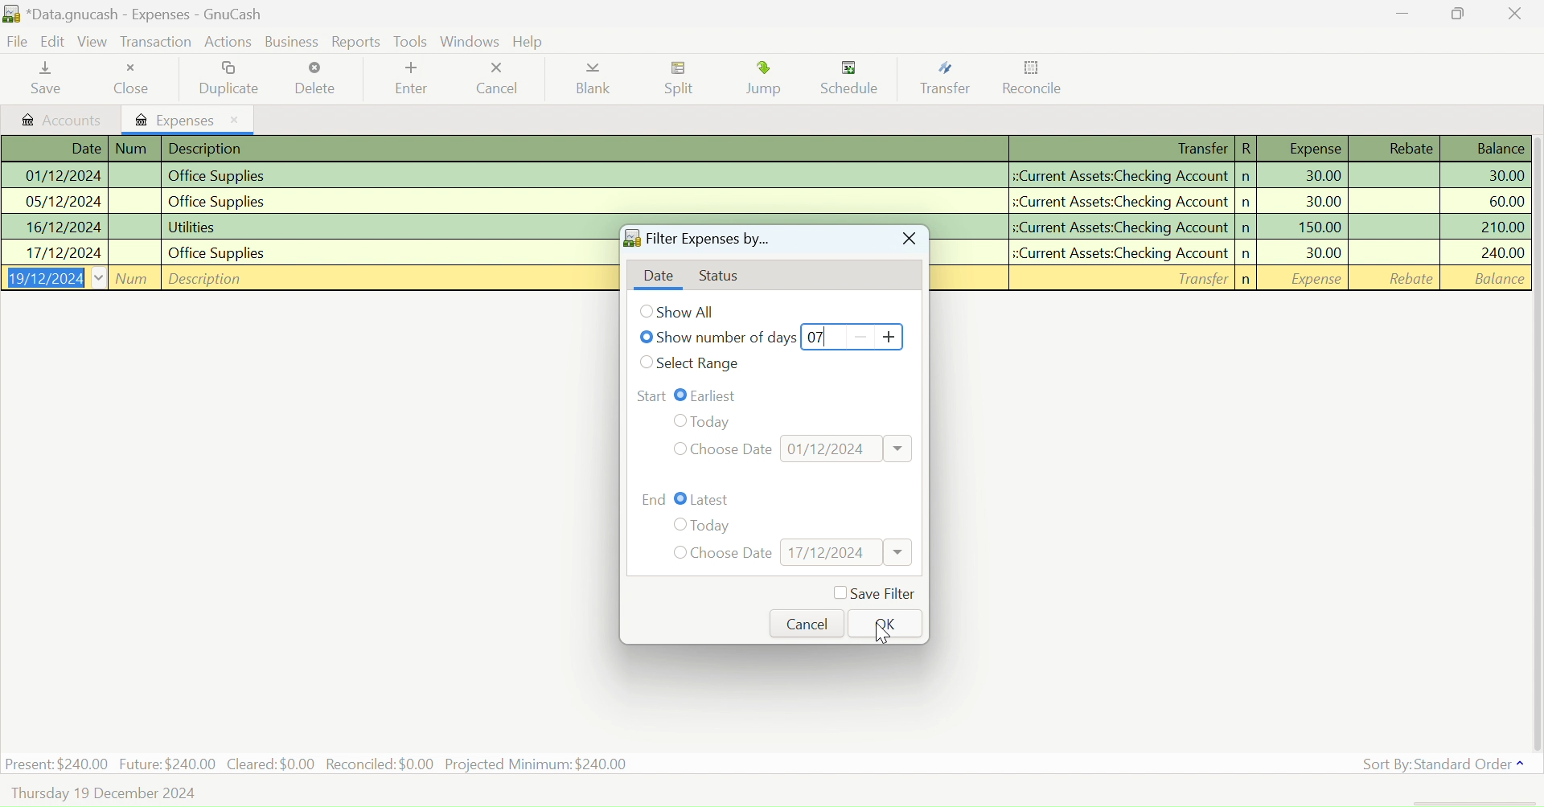  What do you see at coordinates (882, 622) in the screenshot?
I see `OK` at bounding box center [882, 622].